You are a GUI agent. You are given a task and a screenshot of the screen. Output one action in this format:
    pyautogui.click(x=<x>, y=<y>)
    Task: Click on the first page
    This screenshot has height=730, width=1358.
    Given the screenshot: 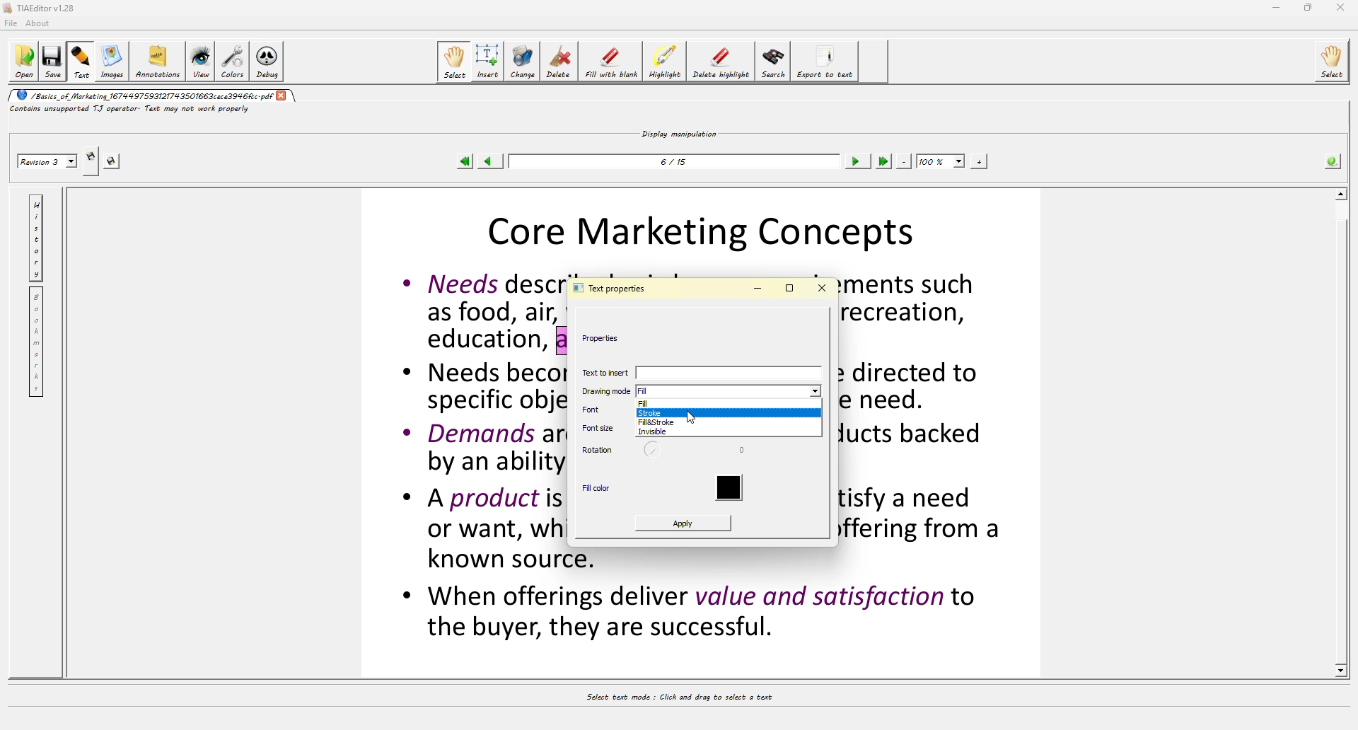 What is the action you would take?
    pyautogui.click(x=465, y=162)
    